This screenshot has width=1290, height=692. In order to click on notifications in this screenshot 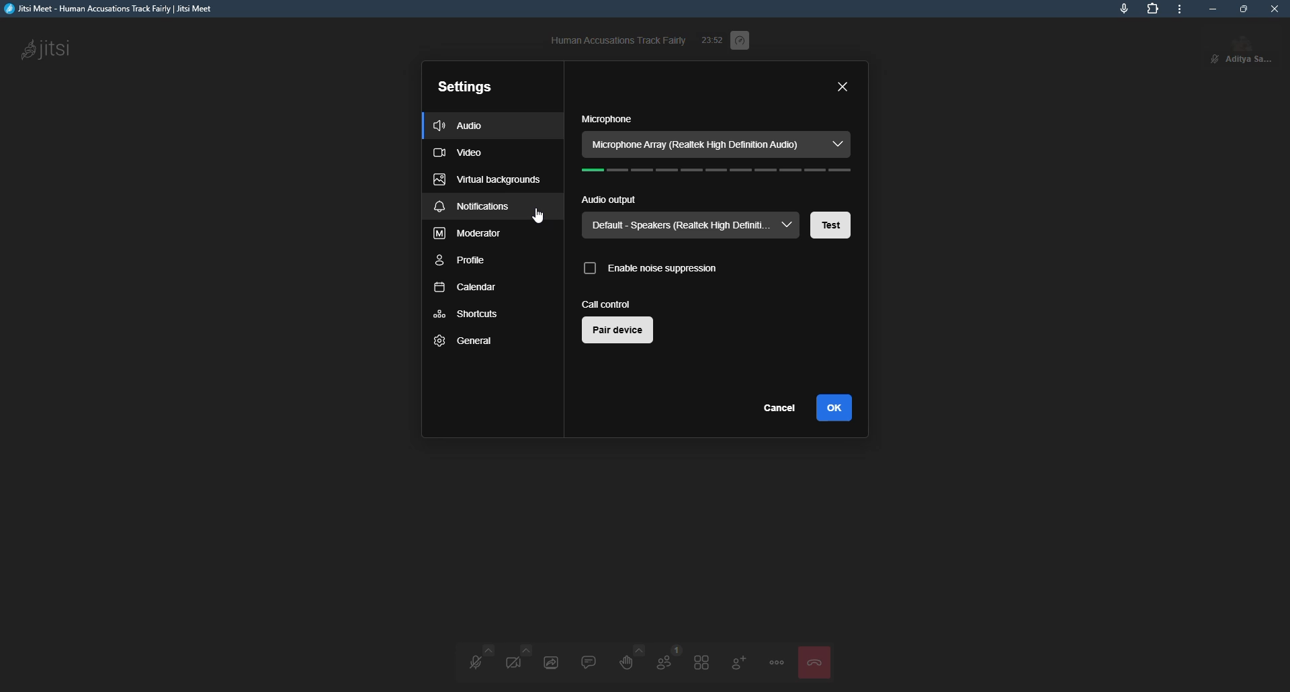, I will do `click(470, 206)`.